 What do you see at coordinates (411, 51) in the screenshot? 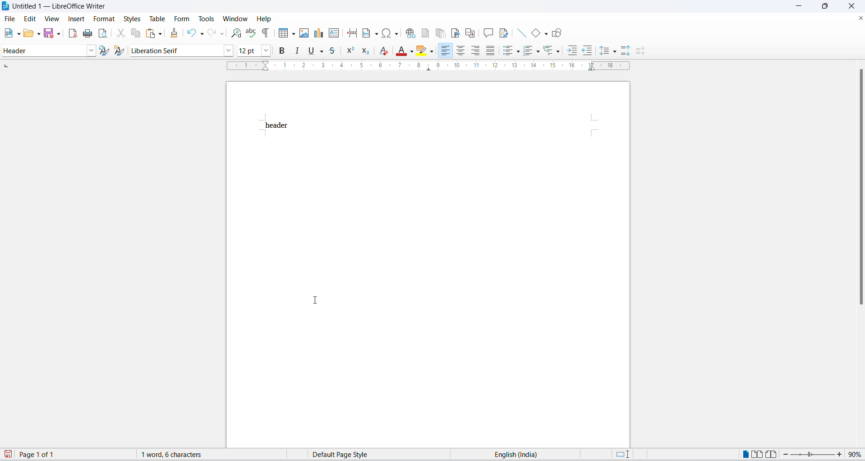
I see `font color options` at bounding box center [411, 51].